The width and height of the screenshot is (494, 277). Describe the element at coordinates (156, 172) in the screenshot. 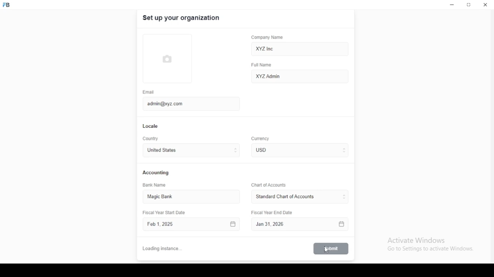

I see `accounting` at that location.